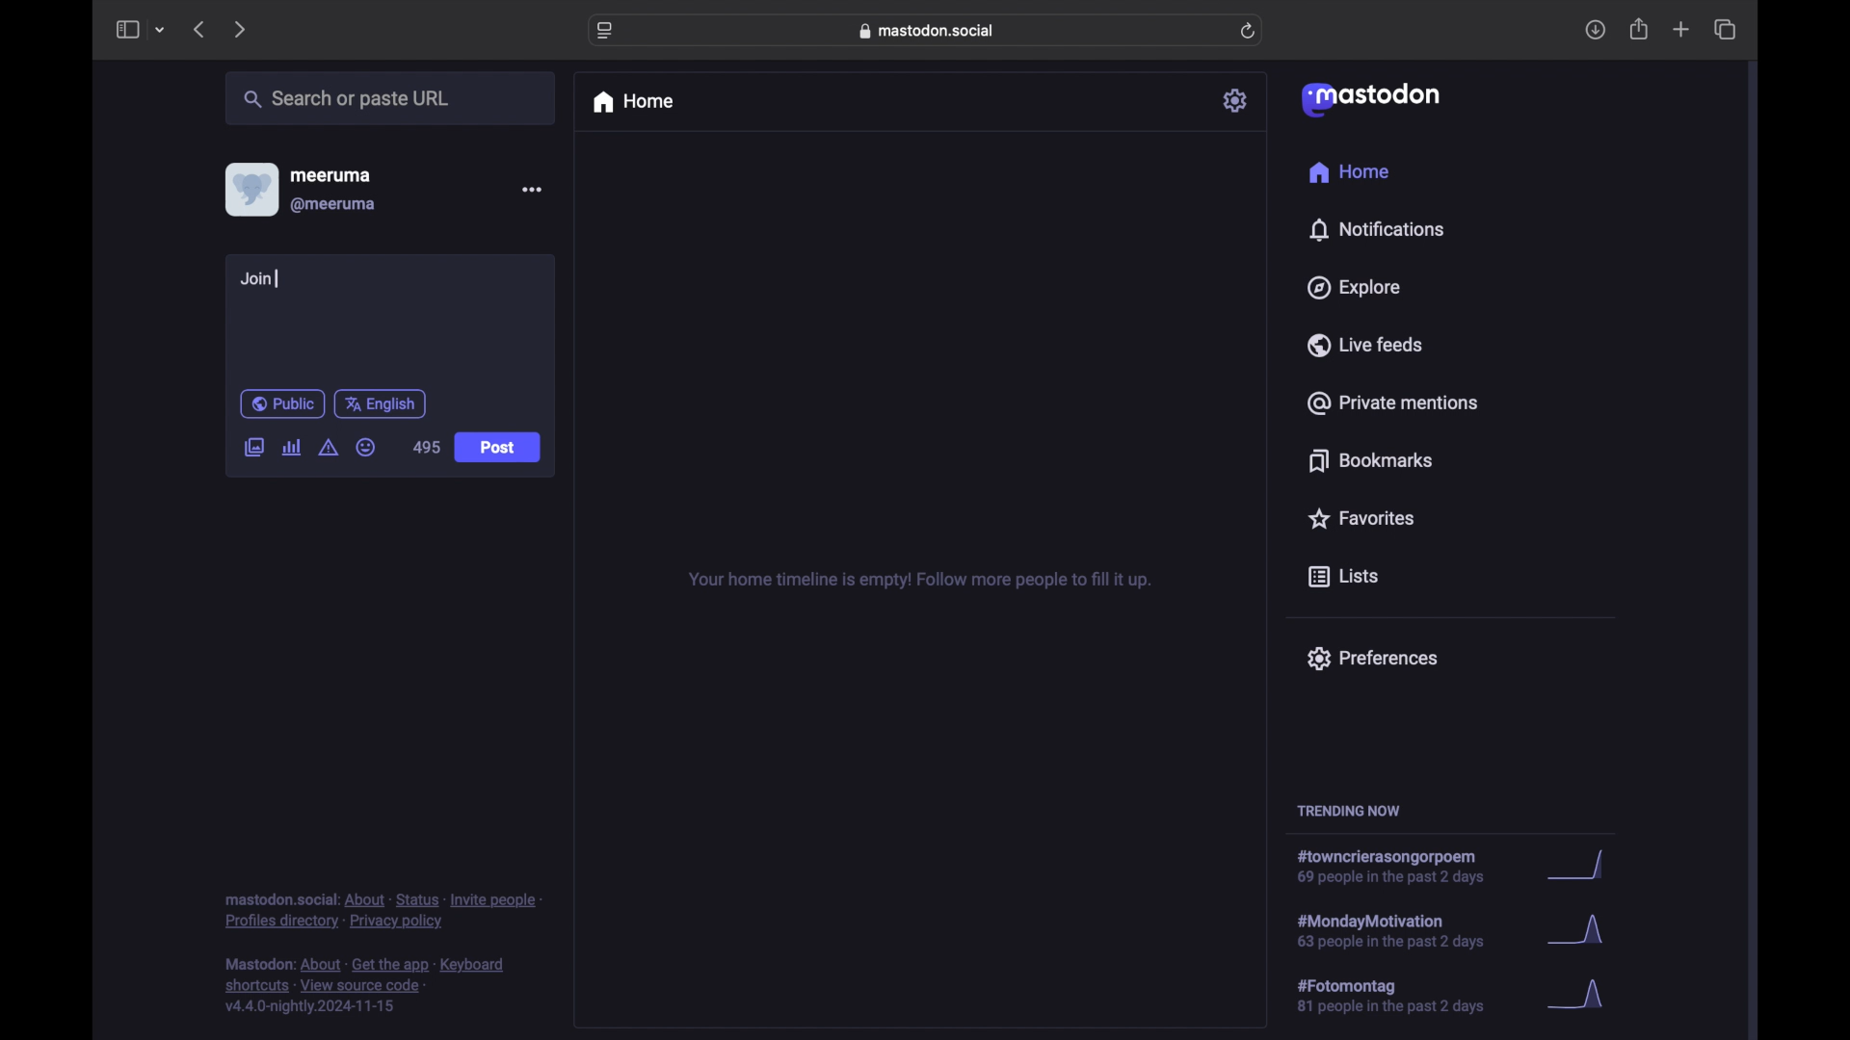 This screenshot has width=1850, height=1040. I want to click on 495, so click(426, 448).